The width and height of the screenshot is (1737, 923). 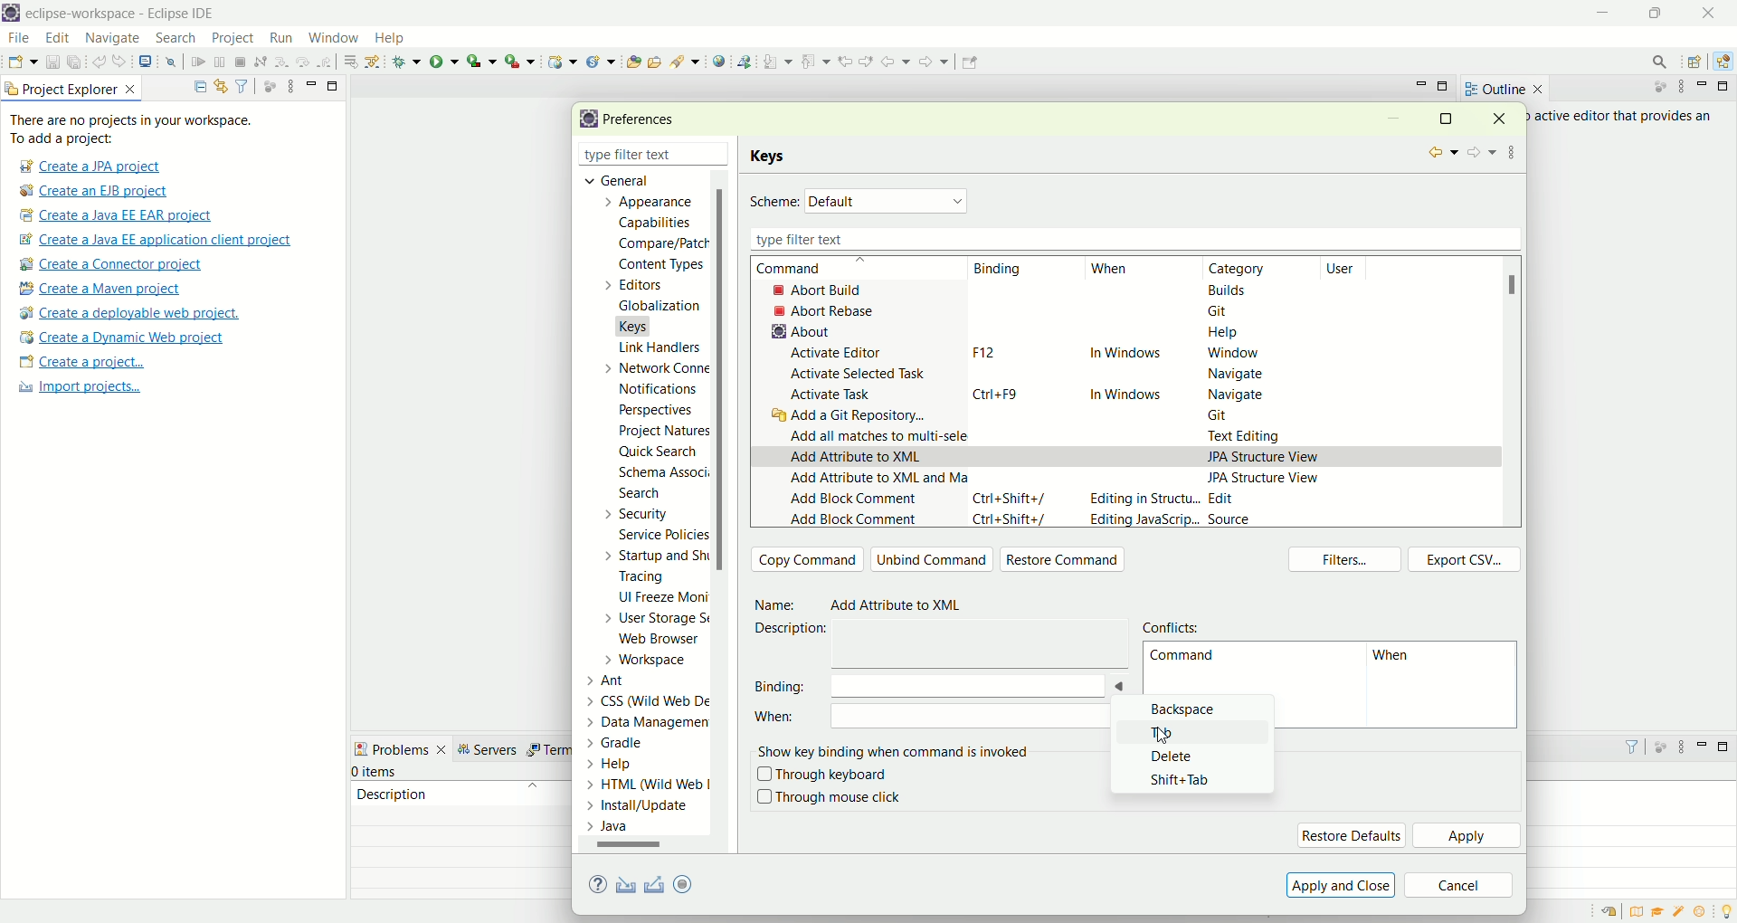 I want to click on CSS (Wild Web De, so click(x=652, y=699).